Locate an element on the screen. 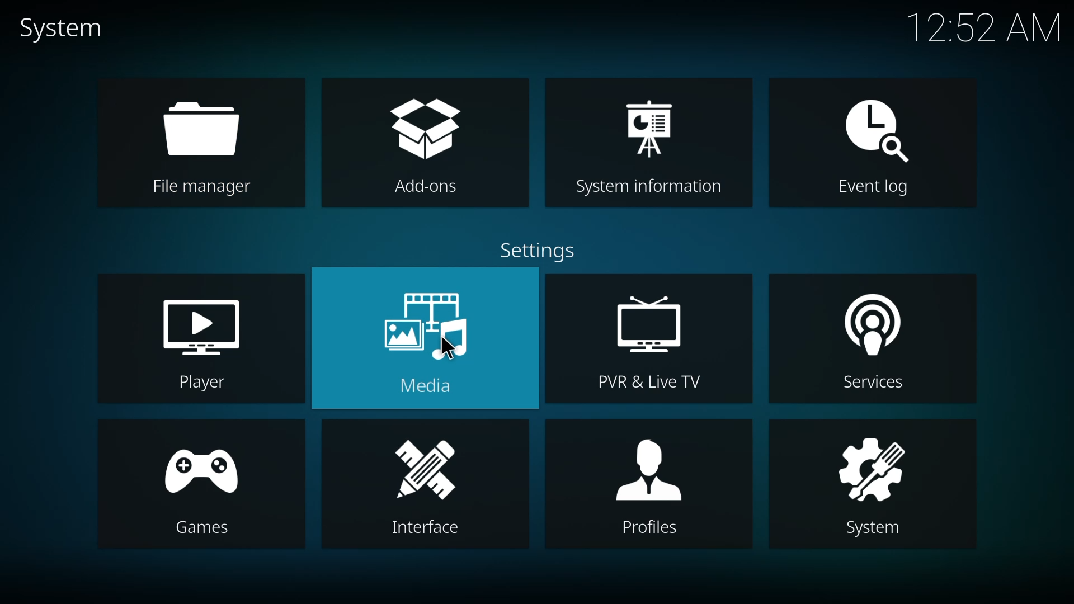 The image size is (1074, 604). Services is located at coordinates (868, 384).